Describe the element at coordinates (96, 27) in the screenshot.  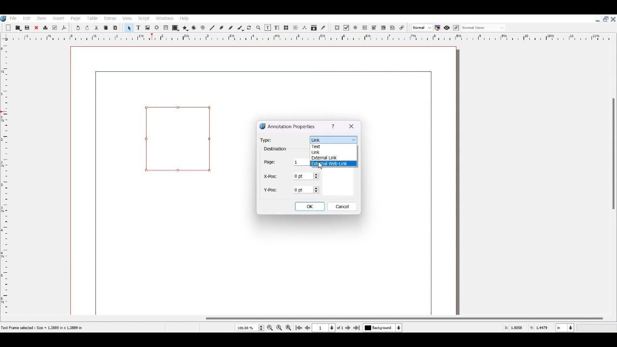
I see `Cut` at that location.